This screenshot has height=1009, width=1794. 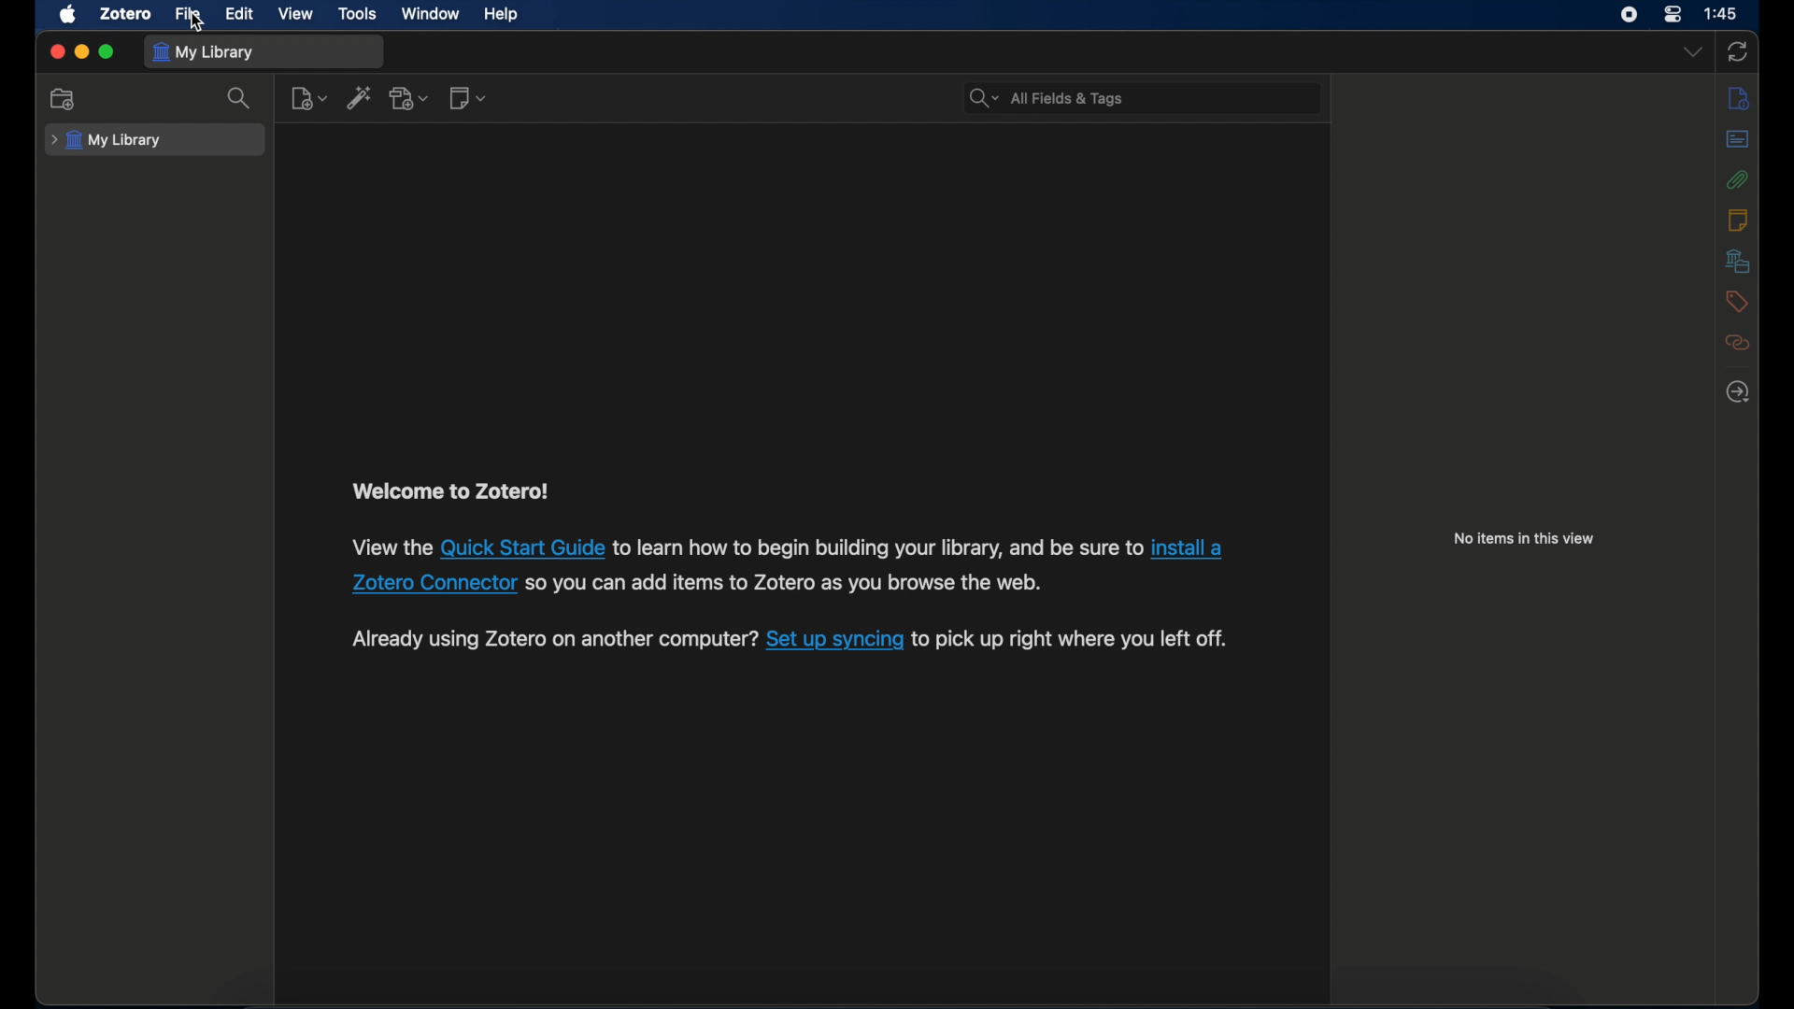 What do you see at coordinates (1673, 14) in the screenshot?
I see `control center` at bounding box center [1673, 14].